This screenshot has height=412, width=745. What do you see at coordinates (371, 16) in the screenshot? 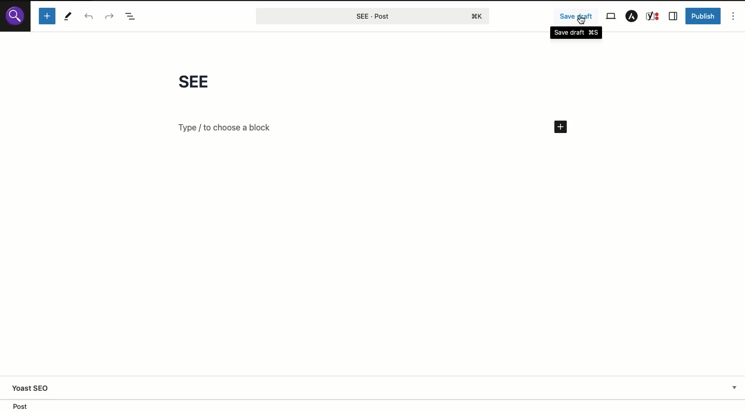
I see `Post` at bounding box center [371, 16].